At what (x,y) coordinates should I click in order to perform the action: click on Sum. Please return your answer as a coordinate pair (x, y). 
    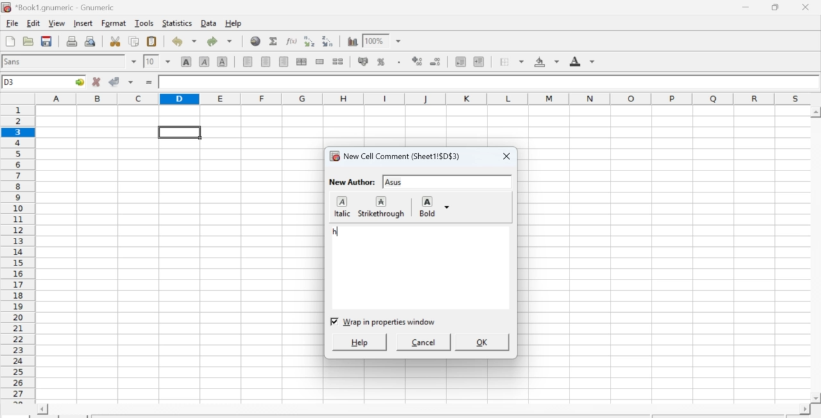
    Looking at the image, I should click on (275, 42).